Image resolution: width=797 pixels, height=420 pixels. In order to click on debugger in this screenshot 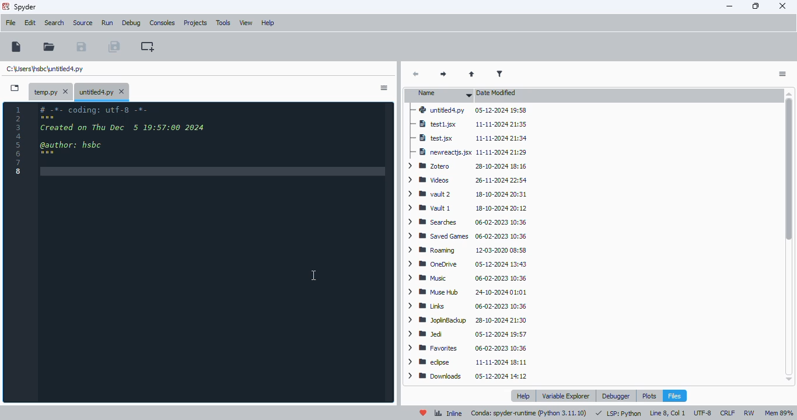, I will do `click(616, 395)`.